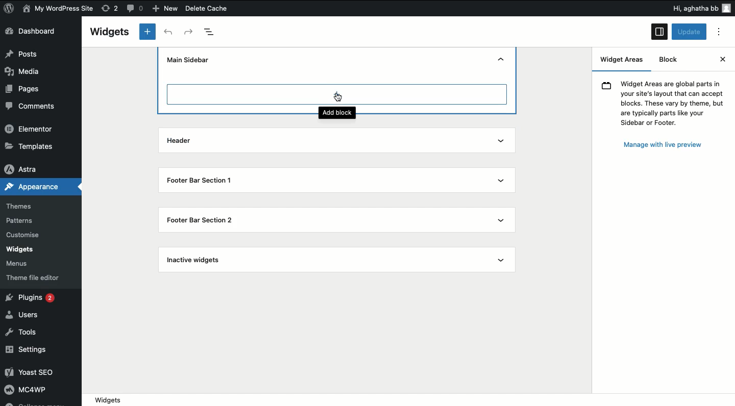  I want to click on Sidebar, so click(659, 32).